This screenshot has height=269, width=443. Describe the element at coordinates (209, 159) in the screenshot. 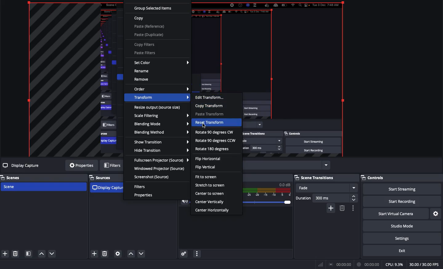

I see `Flip horizontal ` at that location.